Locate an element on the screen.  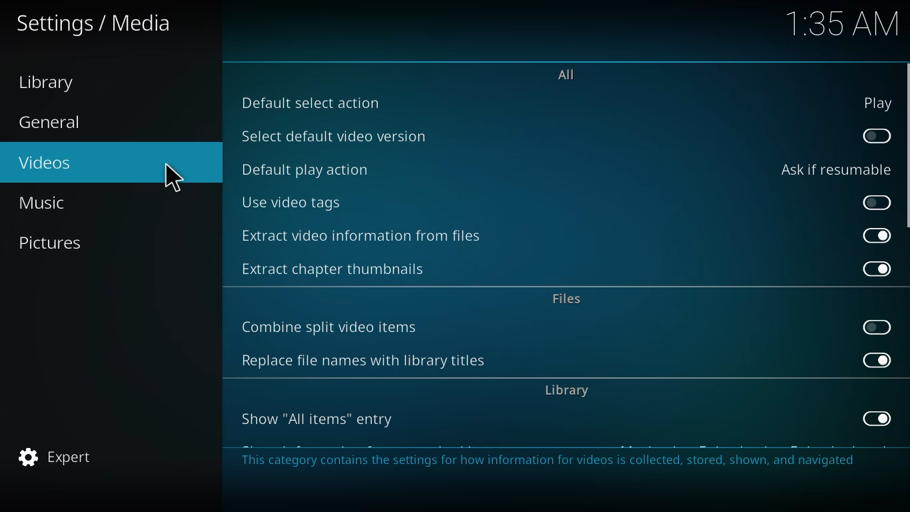
expert is located at coordinates (57, 457).